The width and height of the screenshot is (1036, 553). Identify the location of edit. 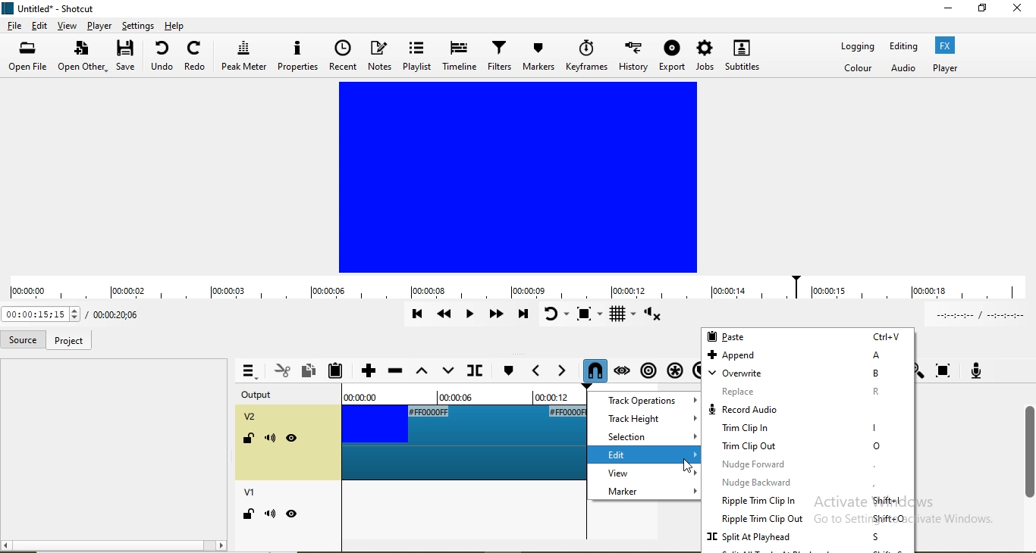
(647, 455).